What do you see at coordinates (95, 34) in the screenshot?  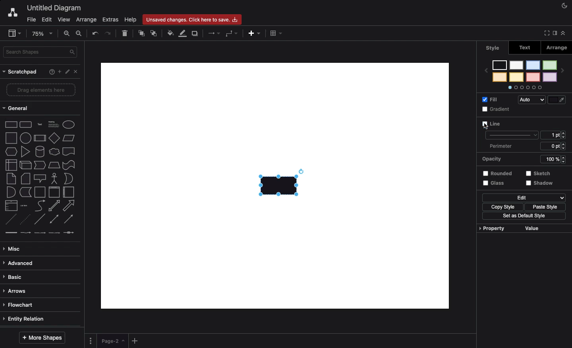 I see `Undo` at bounding box center [95, 34].